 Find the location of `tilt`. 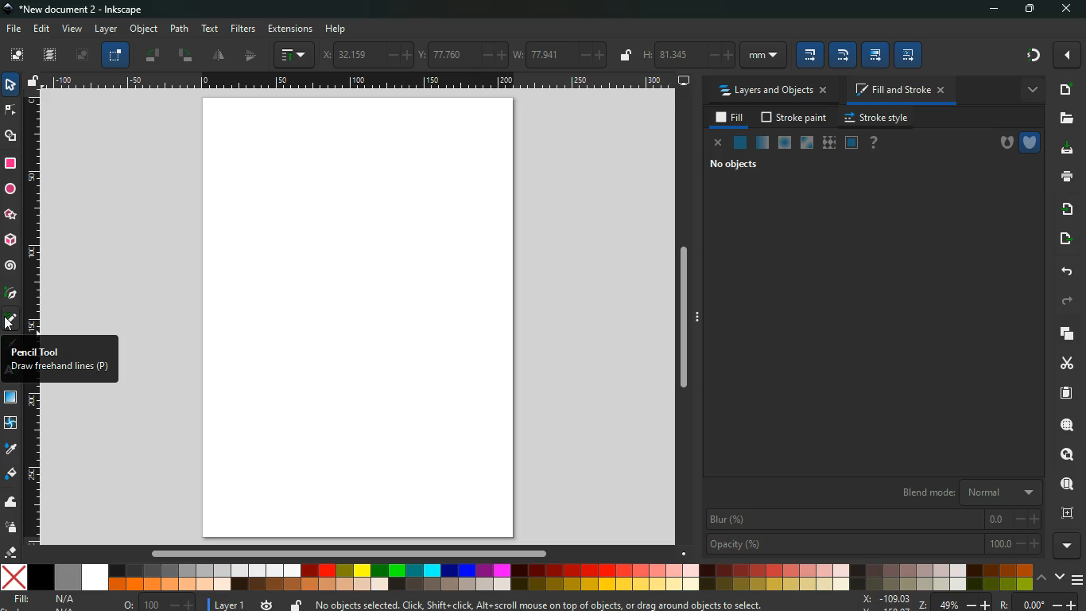

tilt is located at coordinates (153, 54).